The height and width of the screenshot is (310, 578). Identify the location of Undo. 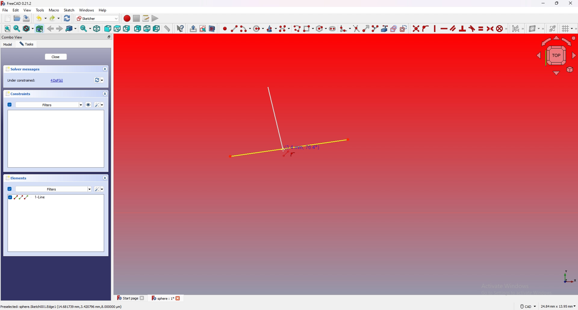
(39, 18).